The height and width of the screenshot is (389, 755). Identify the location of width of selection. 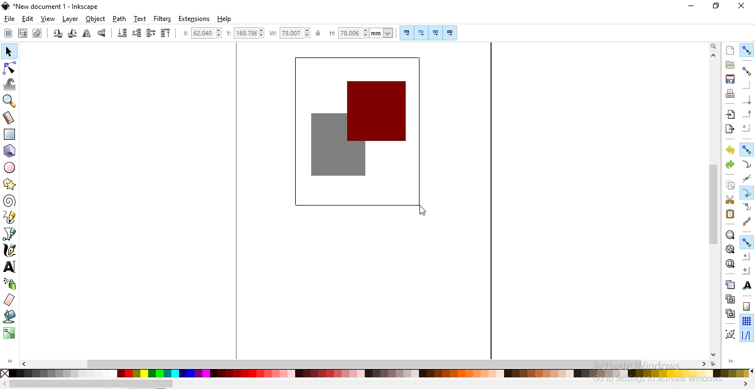
(291, 33).